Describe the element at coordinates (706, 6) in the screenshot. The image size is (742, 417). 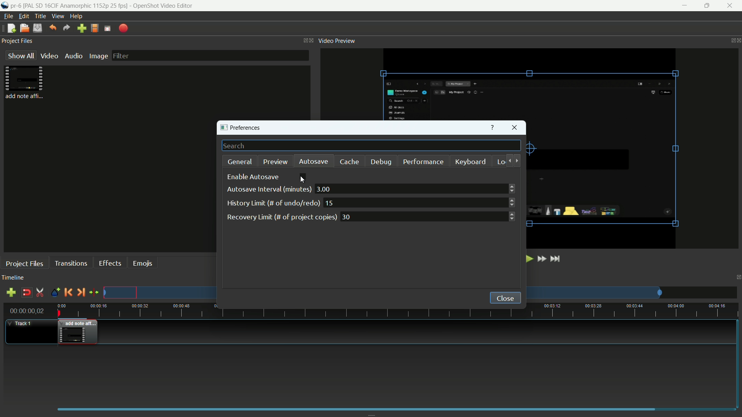
I see `maximize` at that location.